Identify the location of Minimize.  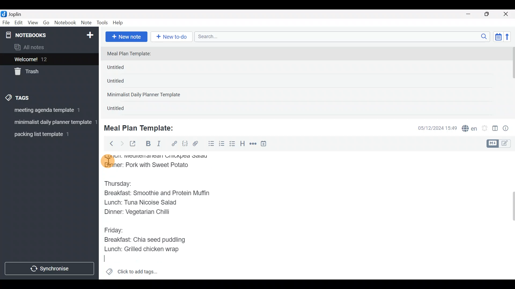
(471, 13).